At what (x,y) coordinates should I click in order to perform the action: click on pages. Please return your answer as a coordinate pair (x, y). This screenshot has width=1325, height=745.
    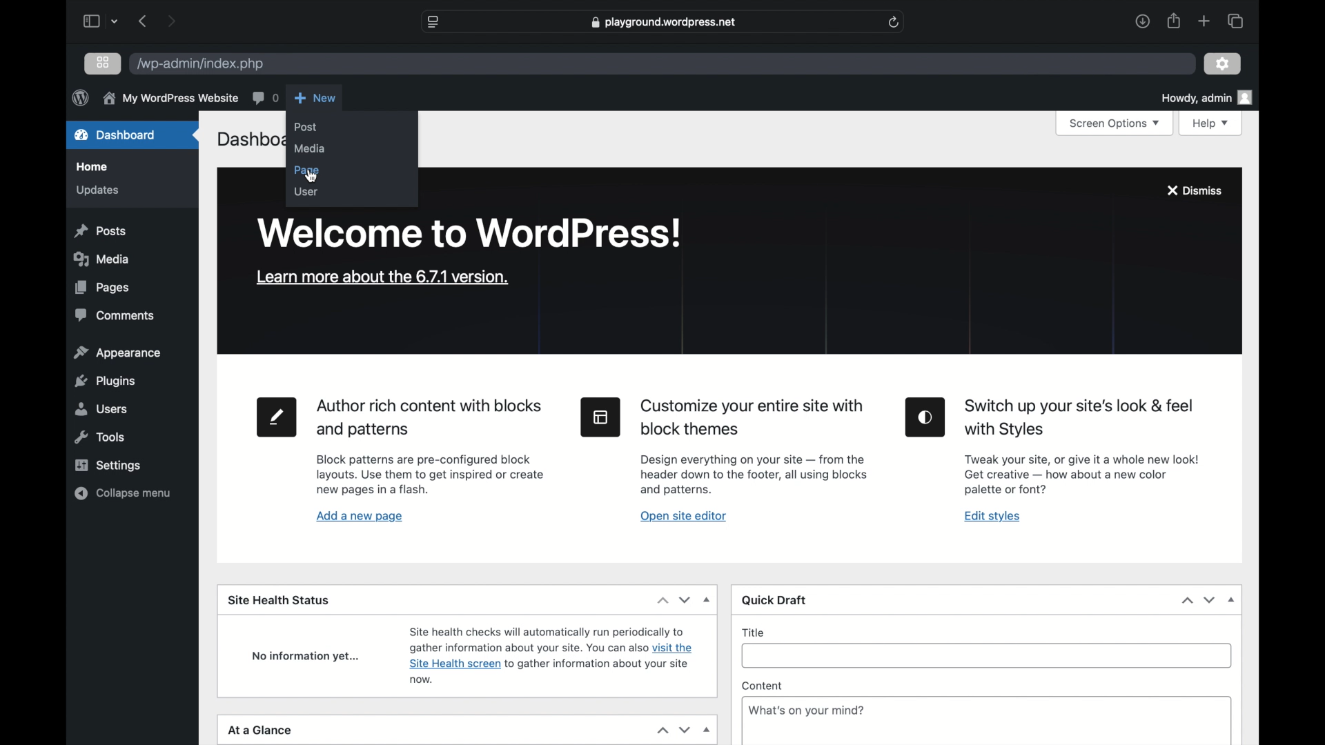
    Looking at the image, I should click on (102, 288).